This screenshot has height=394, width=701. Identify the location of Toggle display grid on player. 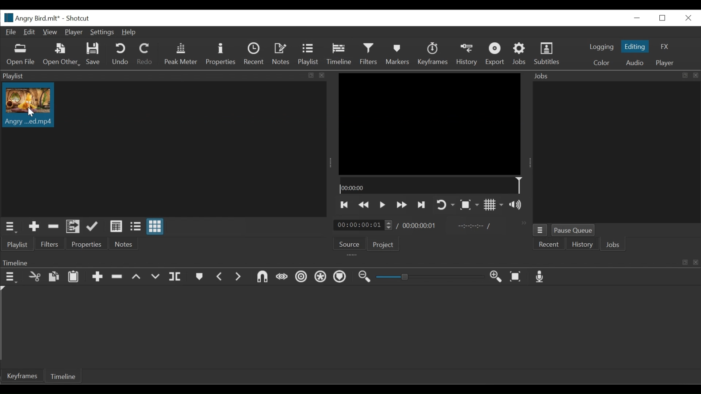
(494, 205).